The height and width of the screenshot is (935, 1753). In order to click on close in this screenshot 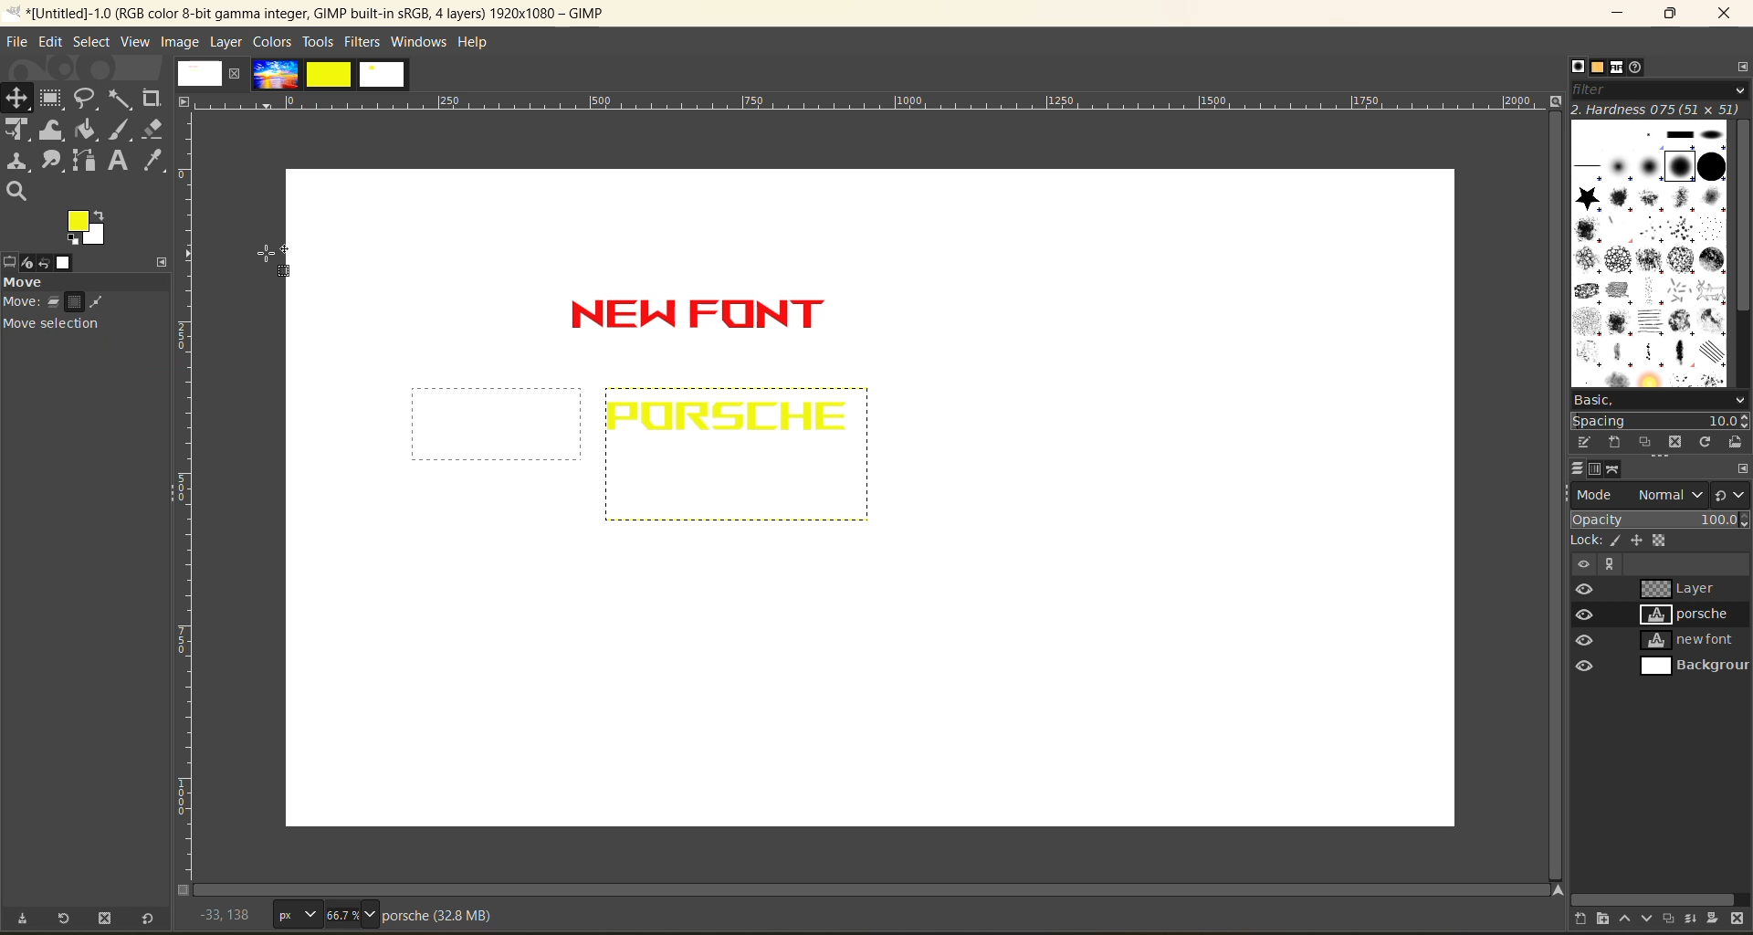, I will do `click(234, 73)`.